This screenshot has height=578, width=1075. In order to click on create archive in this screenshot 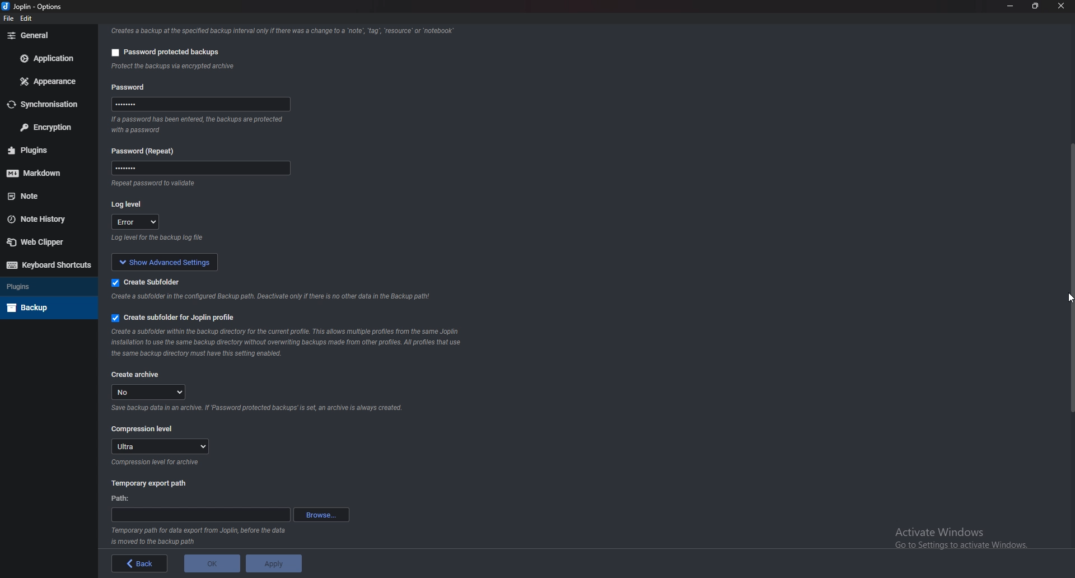, I will do `click(137, 374)`.